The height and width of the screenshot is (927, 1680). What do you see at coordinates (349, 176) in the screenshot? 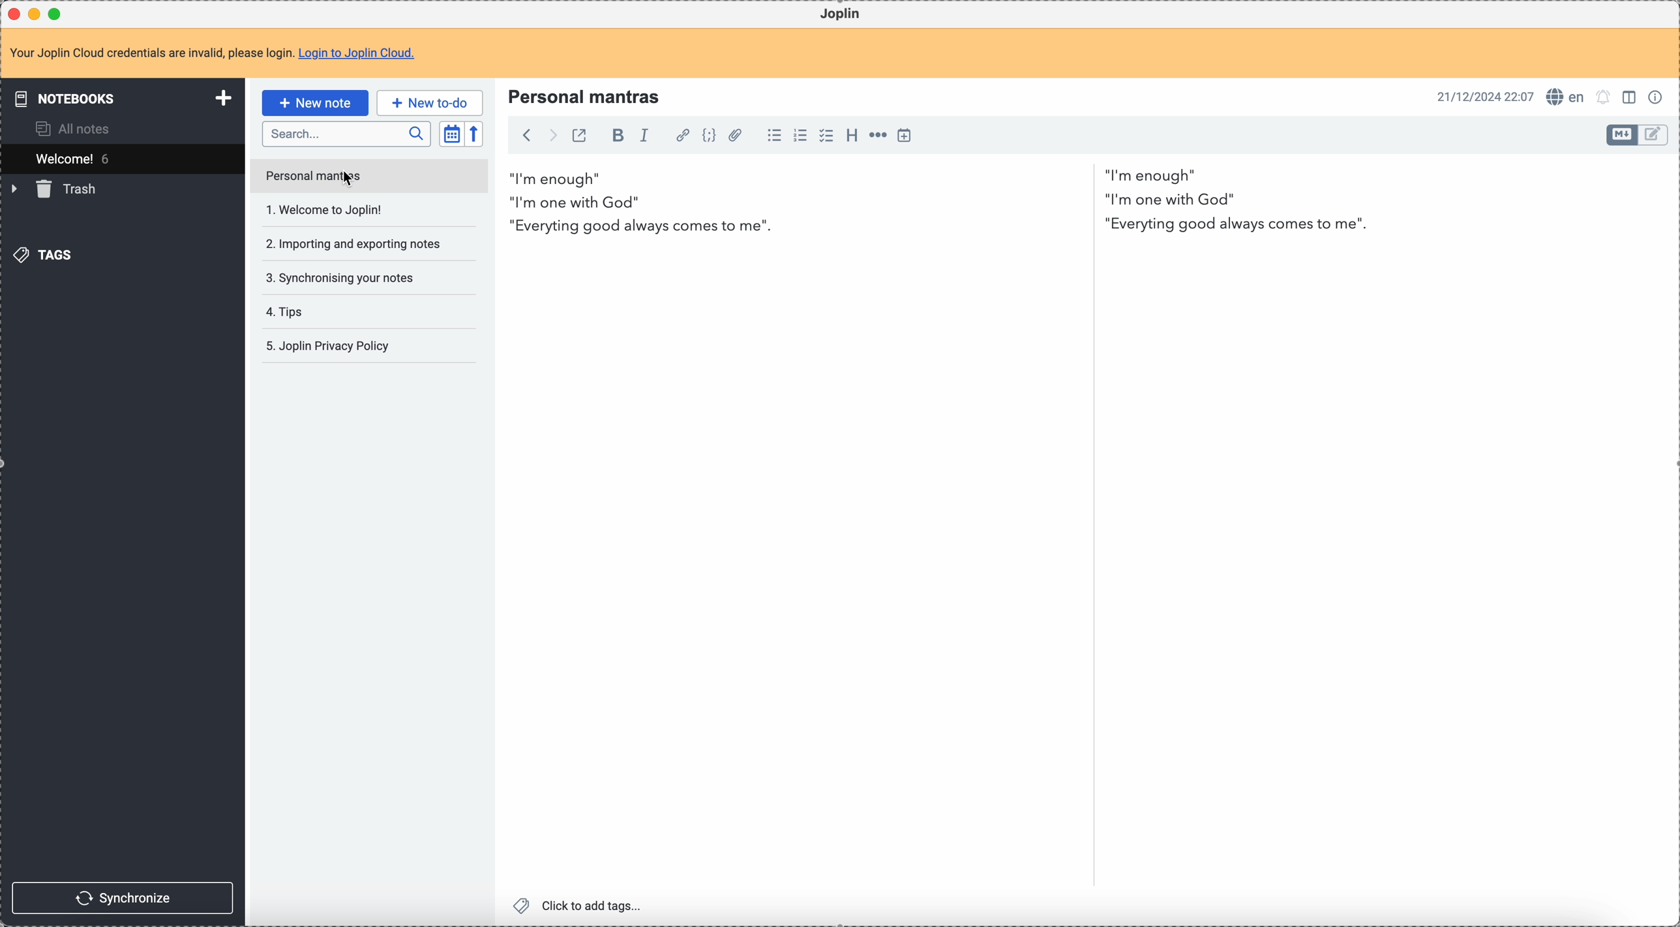
I see `cursor` at bounding box center [349, 176].